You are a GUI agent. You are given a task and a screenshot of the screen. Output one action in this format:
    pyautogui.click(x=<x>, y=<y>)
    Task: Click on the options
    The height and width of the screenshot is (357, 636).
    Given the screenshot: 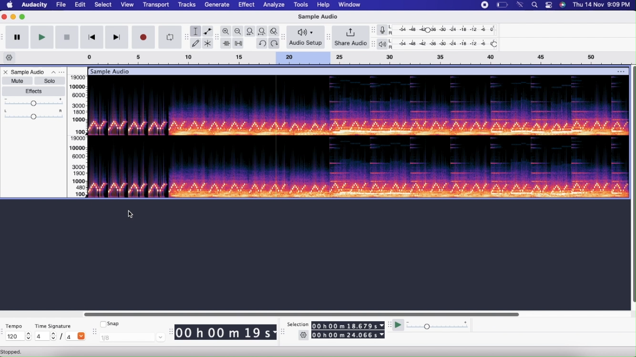 What is the action you would take?
    pyautogui.click(x=620, y=72)
    